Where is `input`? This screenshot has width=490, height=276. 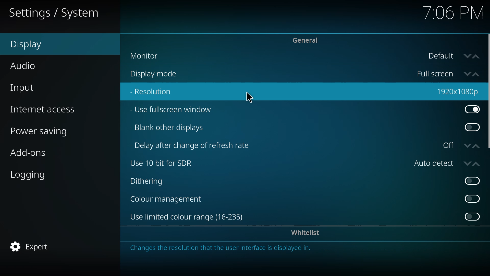 input is located at coordinates (25, 87).